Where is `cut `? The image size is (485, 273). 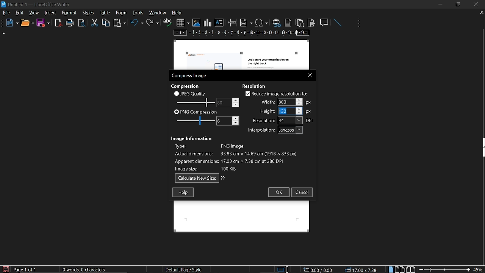 cut  is located at coordinates (95, 23).